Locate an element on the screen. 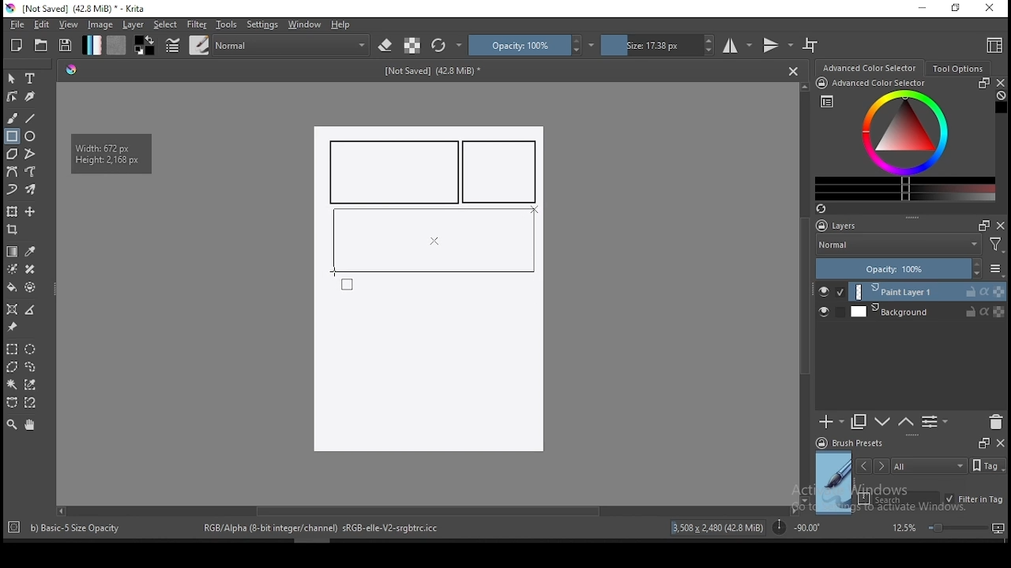  preview is located at coordinates (834, 483).